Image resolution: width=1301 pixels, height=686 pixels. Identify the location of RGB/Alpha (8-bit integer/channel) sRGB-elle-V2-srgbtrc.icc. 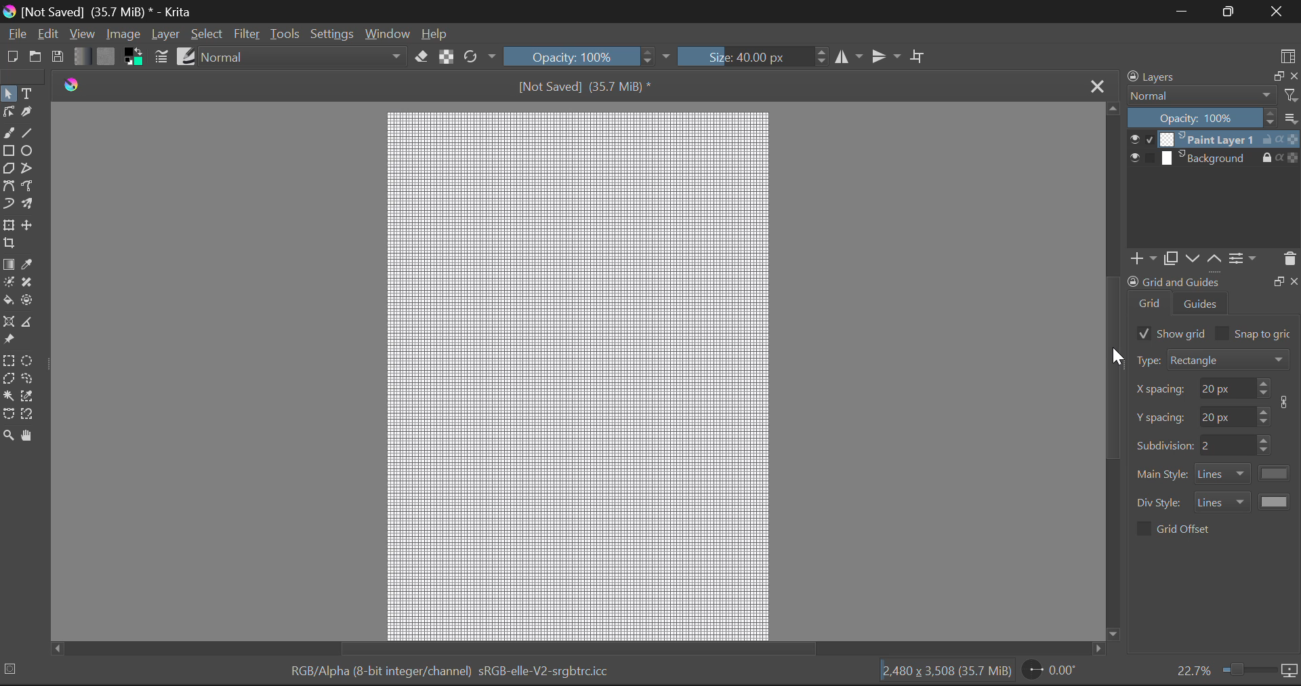
(449, 674).